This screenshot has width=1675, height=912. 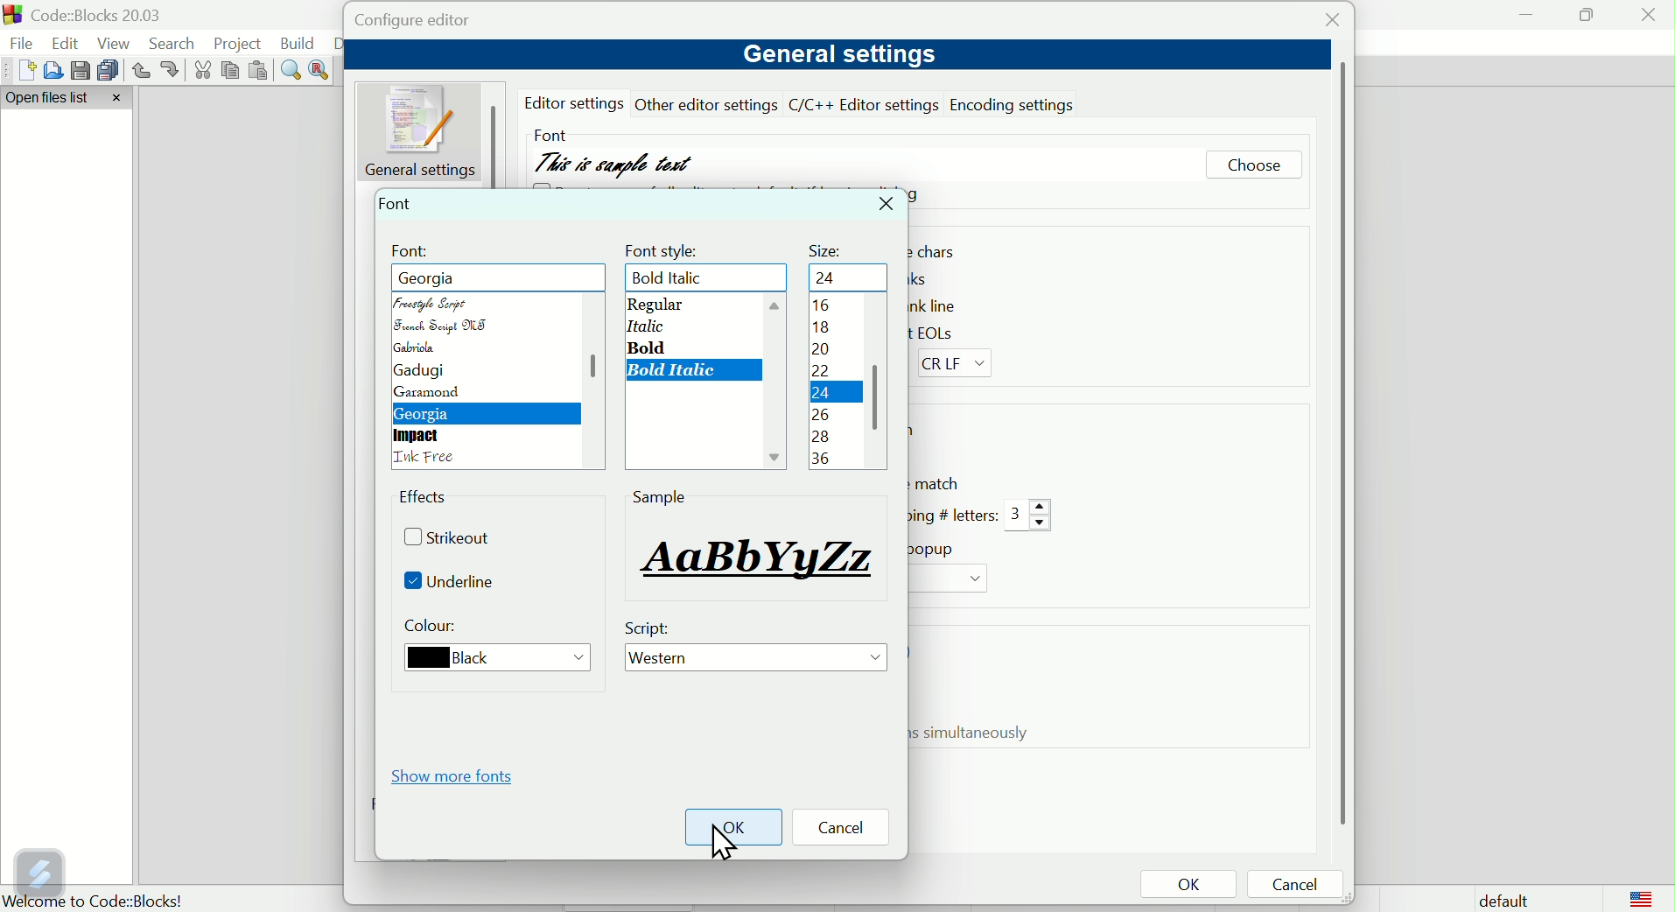 What do you see at coordinates (821, 351) in the screenshot?
I see `20` at bounding box center [821, 351].